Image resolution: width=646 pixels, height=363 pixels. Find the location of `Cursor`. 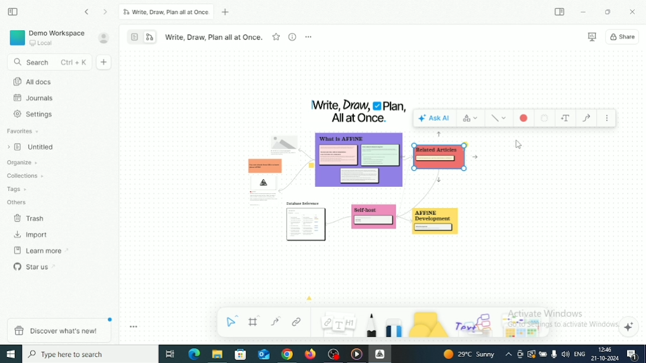

Cursor is located at coordinates (519, 145).